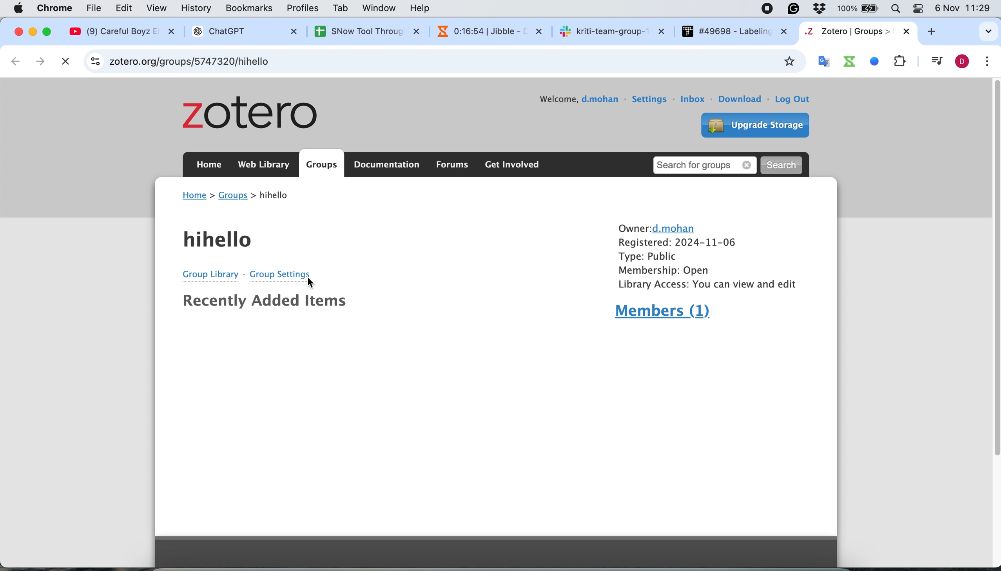 This screenshot has width=1001, height=571. Describe the element at coordinates (664, 313) in the screenshot. I see `members (1)` at that location.